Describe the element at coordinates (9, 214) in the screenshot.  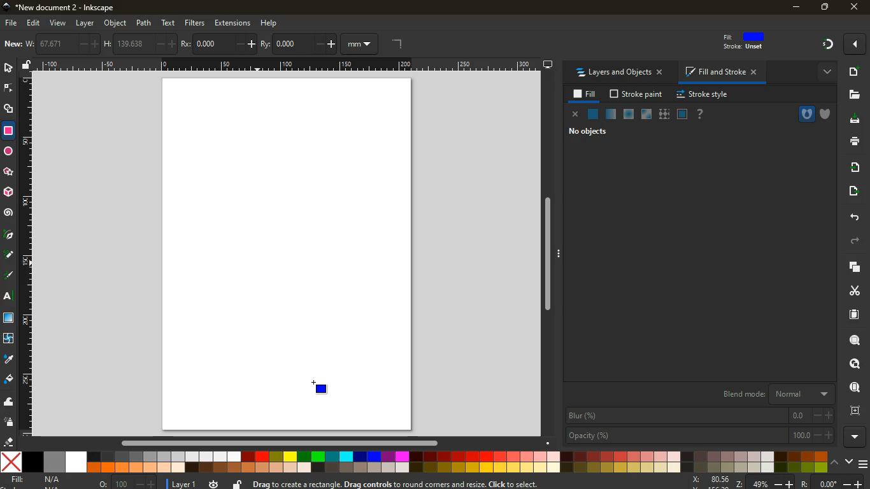
I see `spiral` at that location.